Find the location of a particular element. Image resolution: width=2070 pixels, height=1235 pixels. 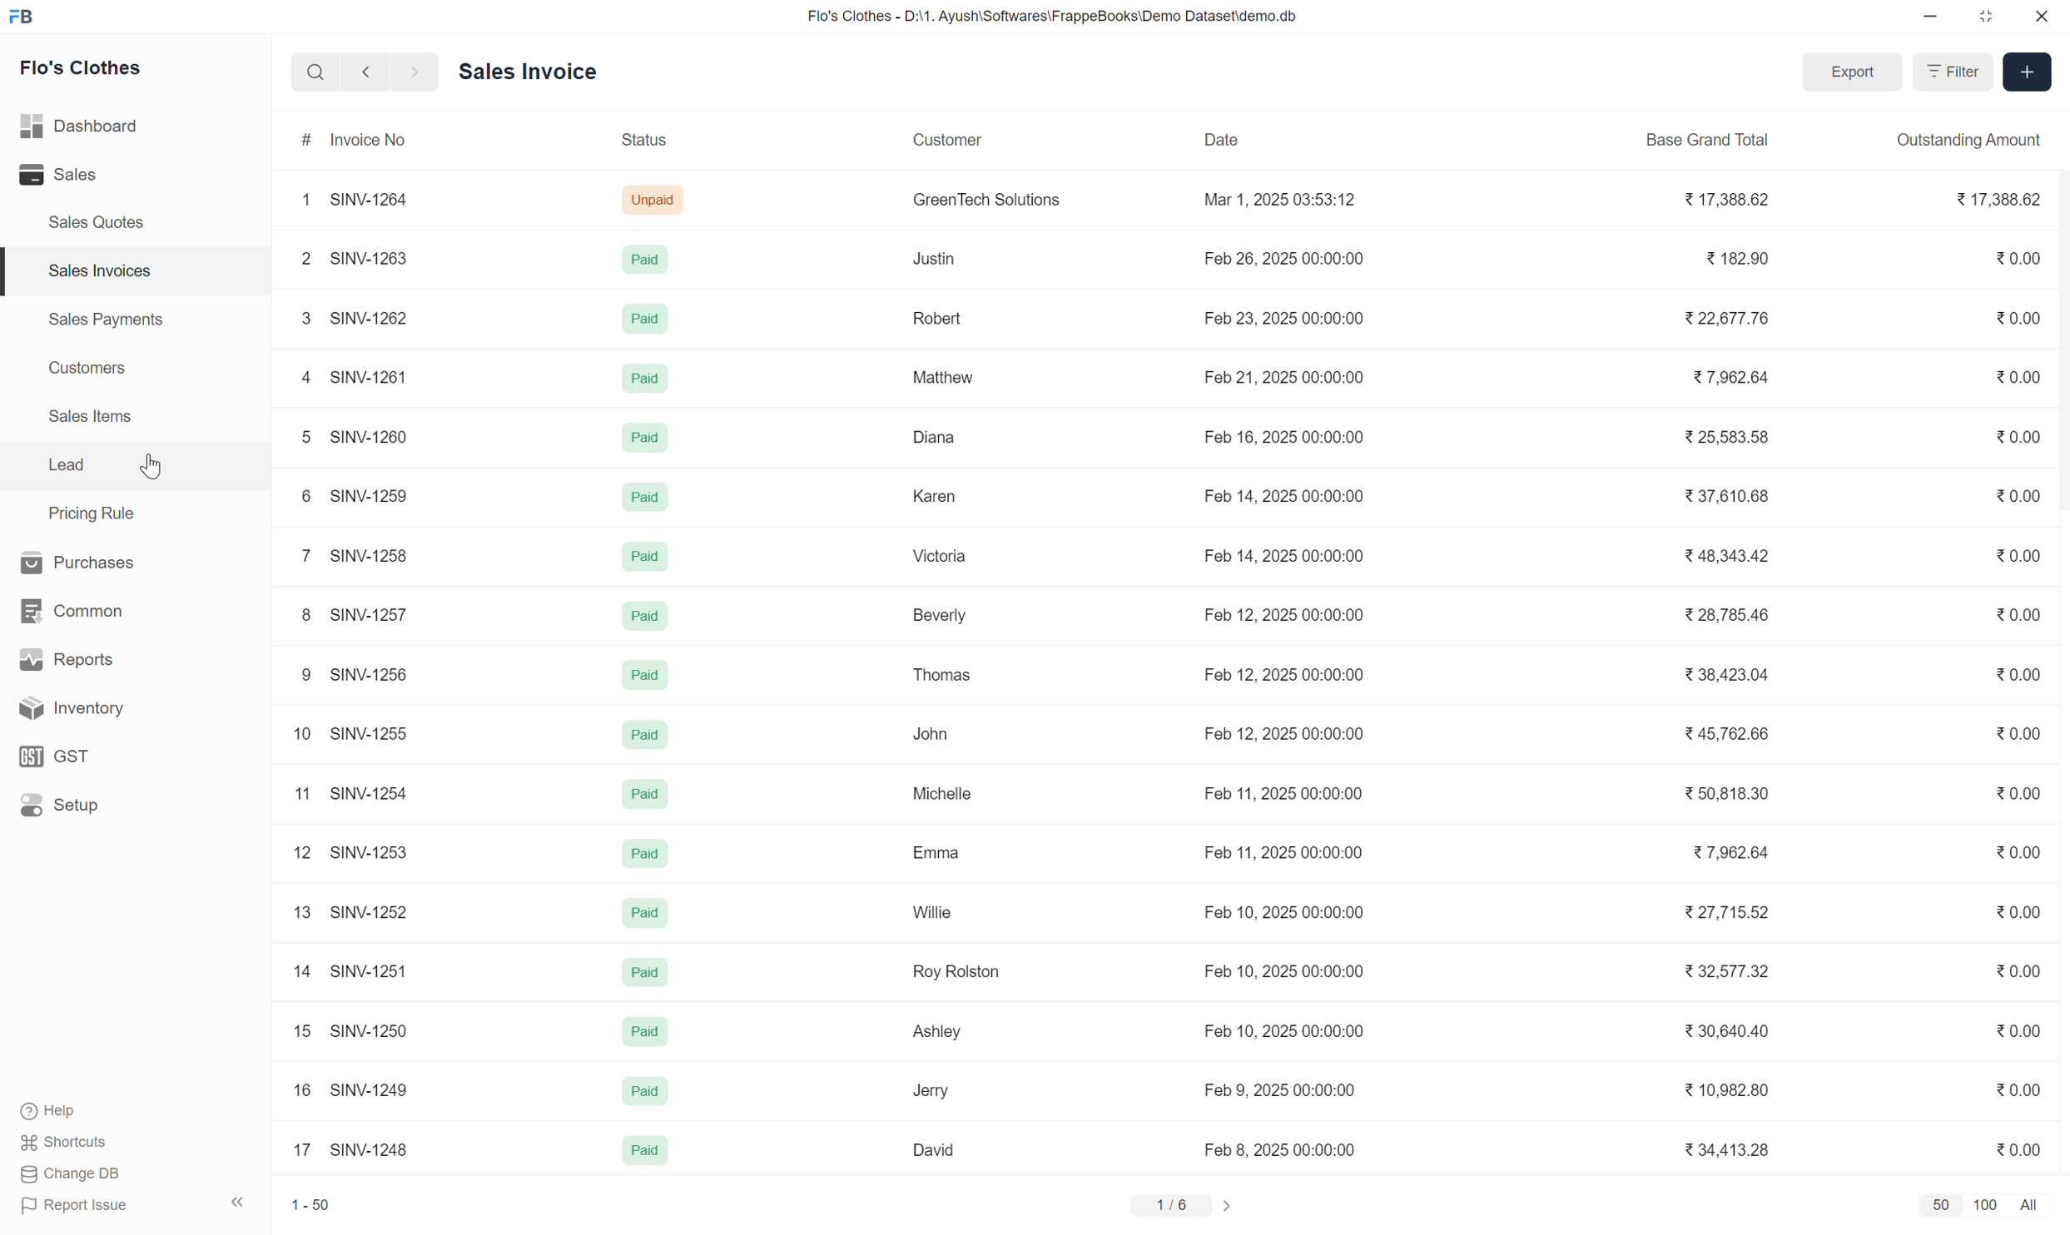

close is located at coordinates (2039, 17).